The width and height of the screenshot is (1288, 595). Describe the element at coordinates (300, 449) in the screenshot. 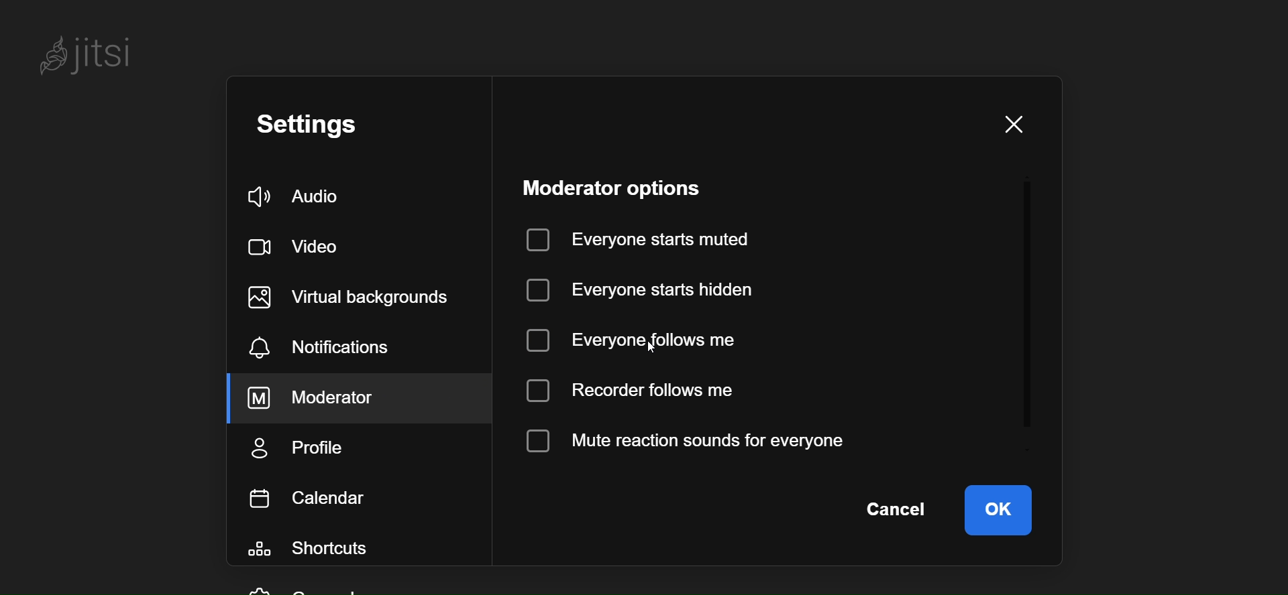

I see `profile` at that location.